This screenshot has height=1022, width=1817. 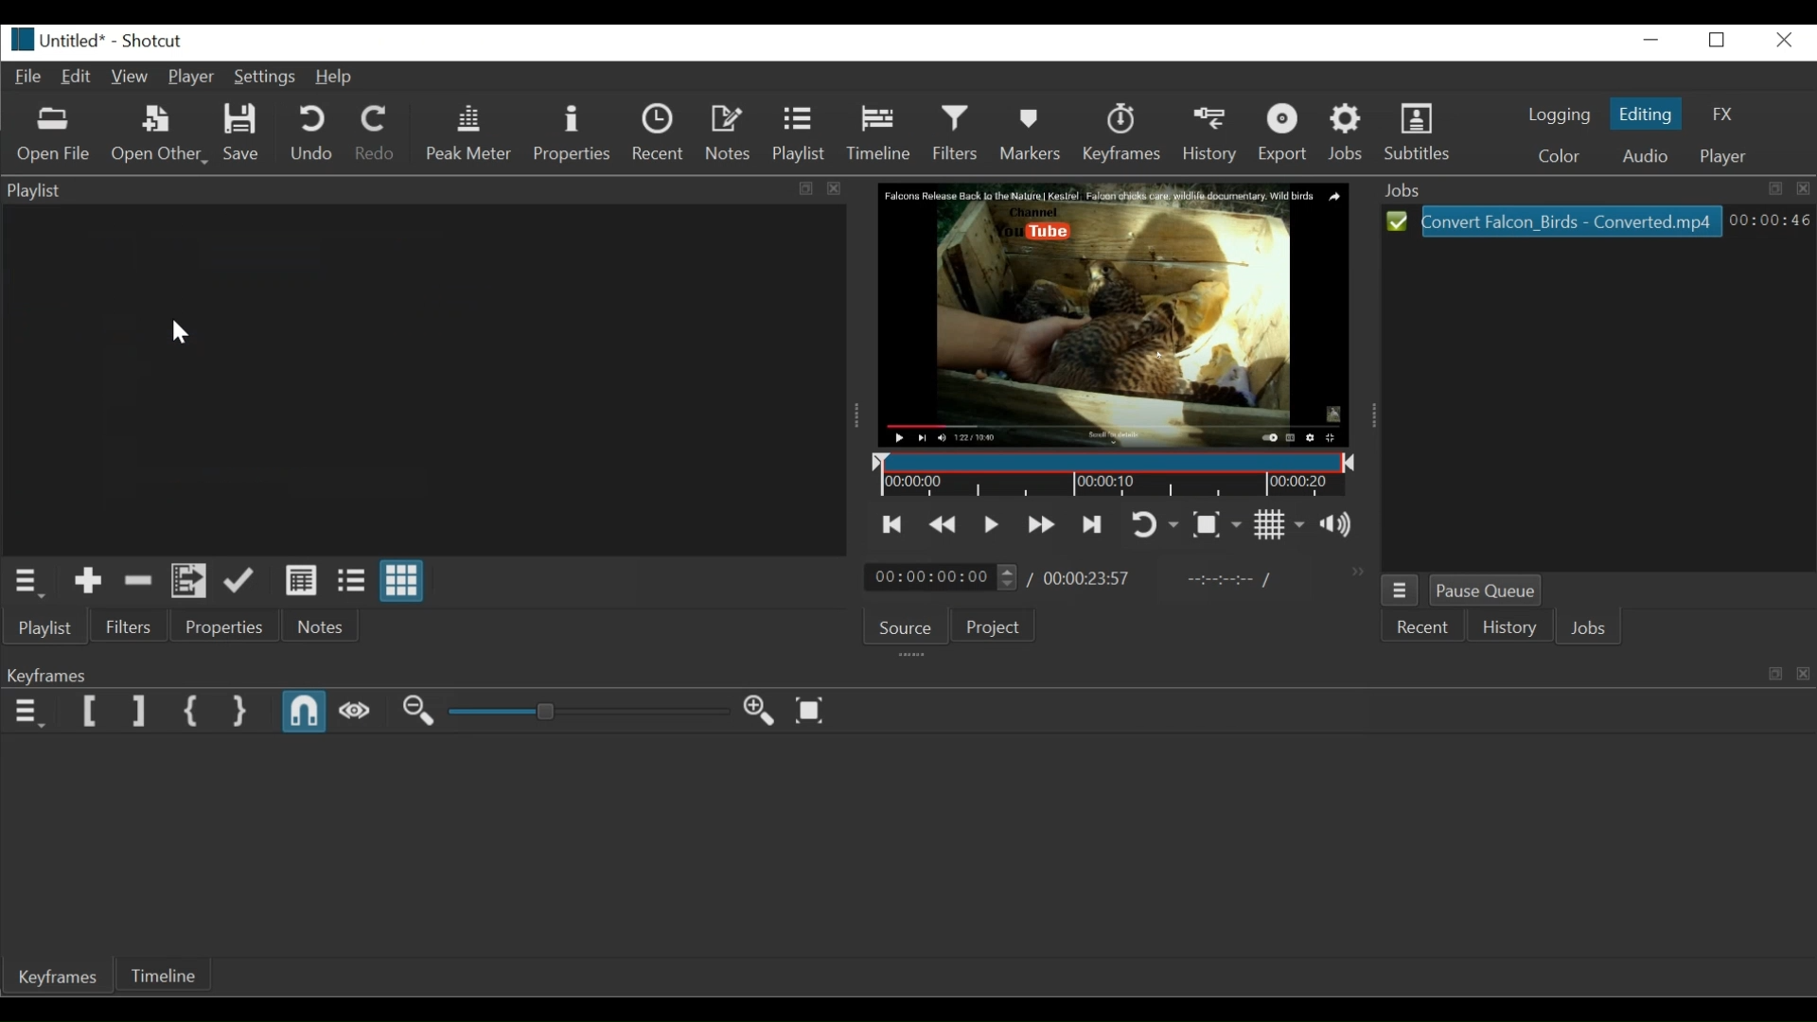 I want to click on Show the volume control, so click(x=1342, y=527).